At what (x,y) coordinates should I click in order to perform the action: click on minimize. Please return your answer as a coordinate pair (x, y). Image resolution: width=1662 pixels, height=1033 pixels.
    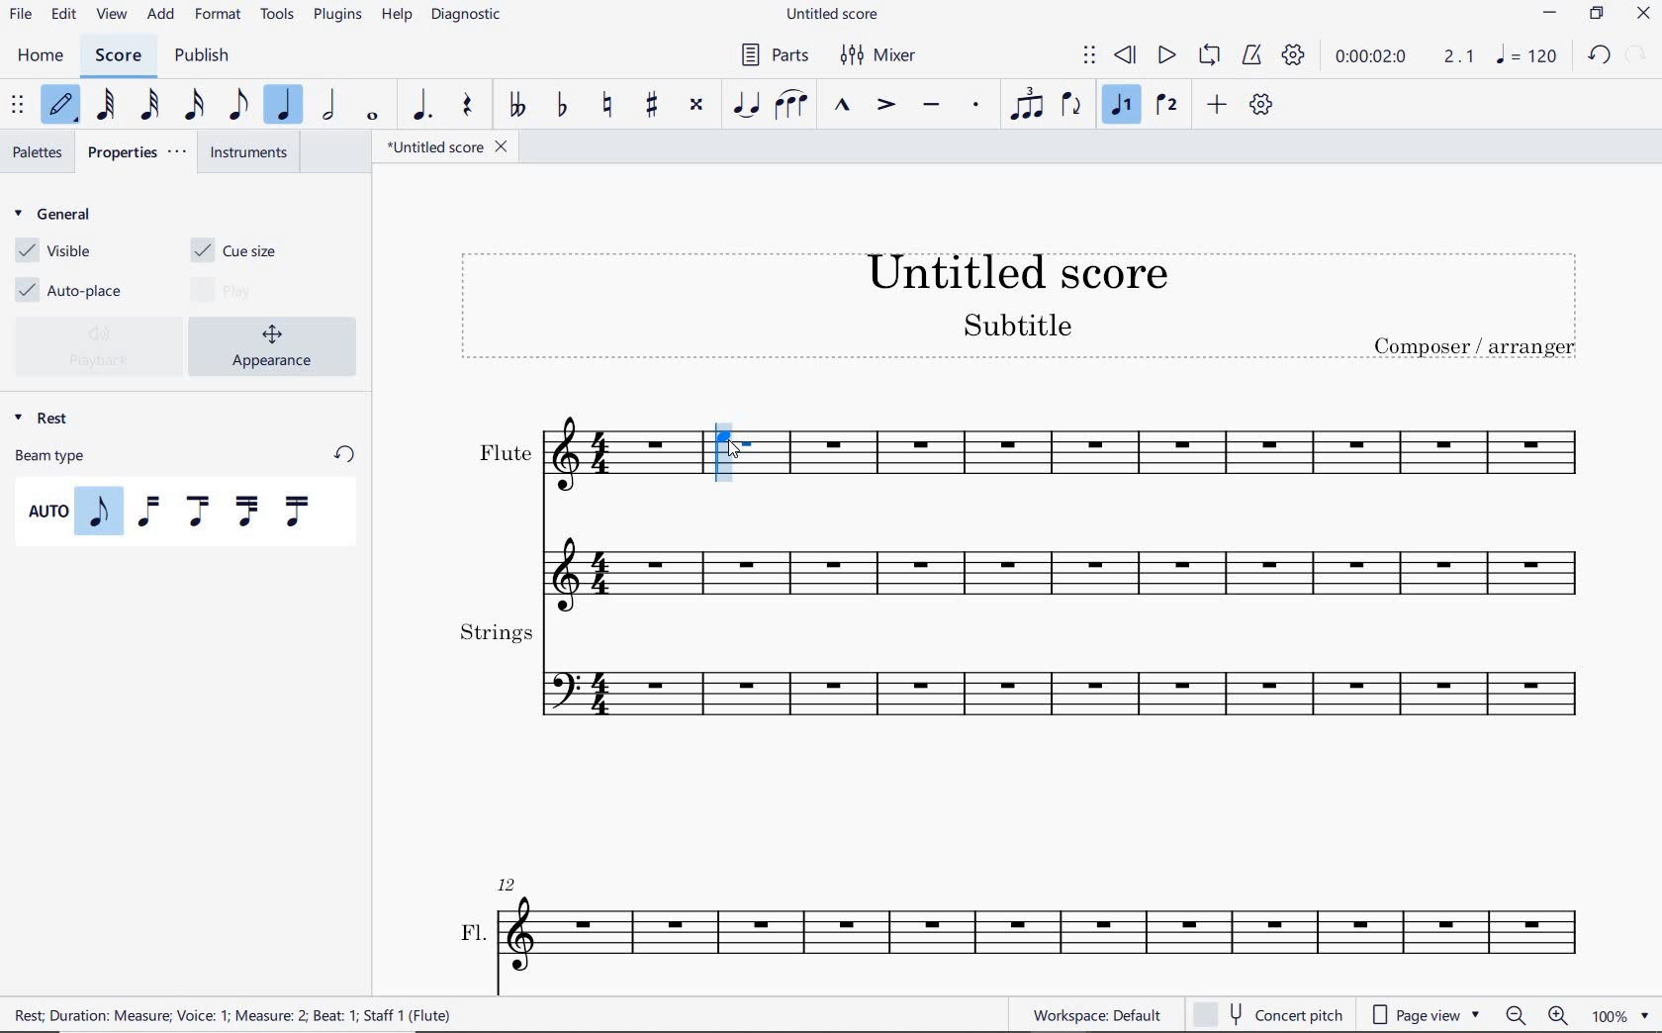
    Looking at the image, I should click on (1550, 16).